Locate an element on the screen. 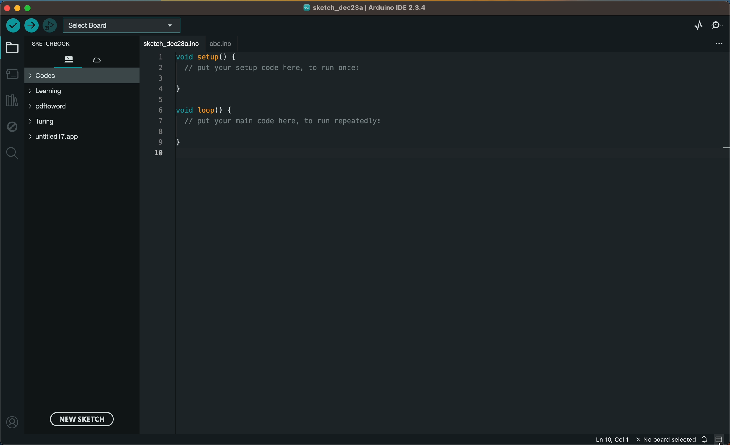  file name is located at coordinates (365, 7).